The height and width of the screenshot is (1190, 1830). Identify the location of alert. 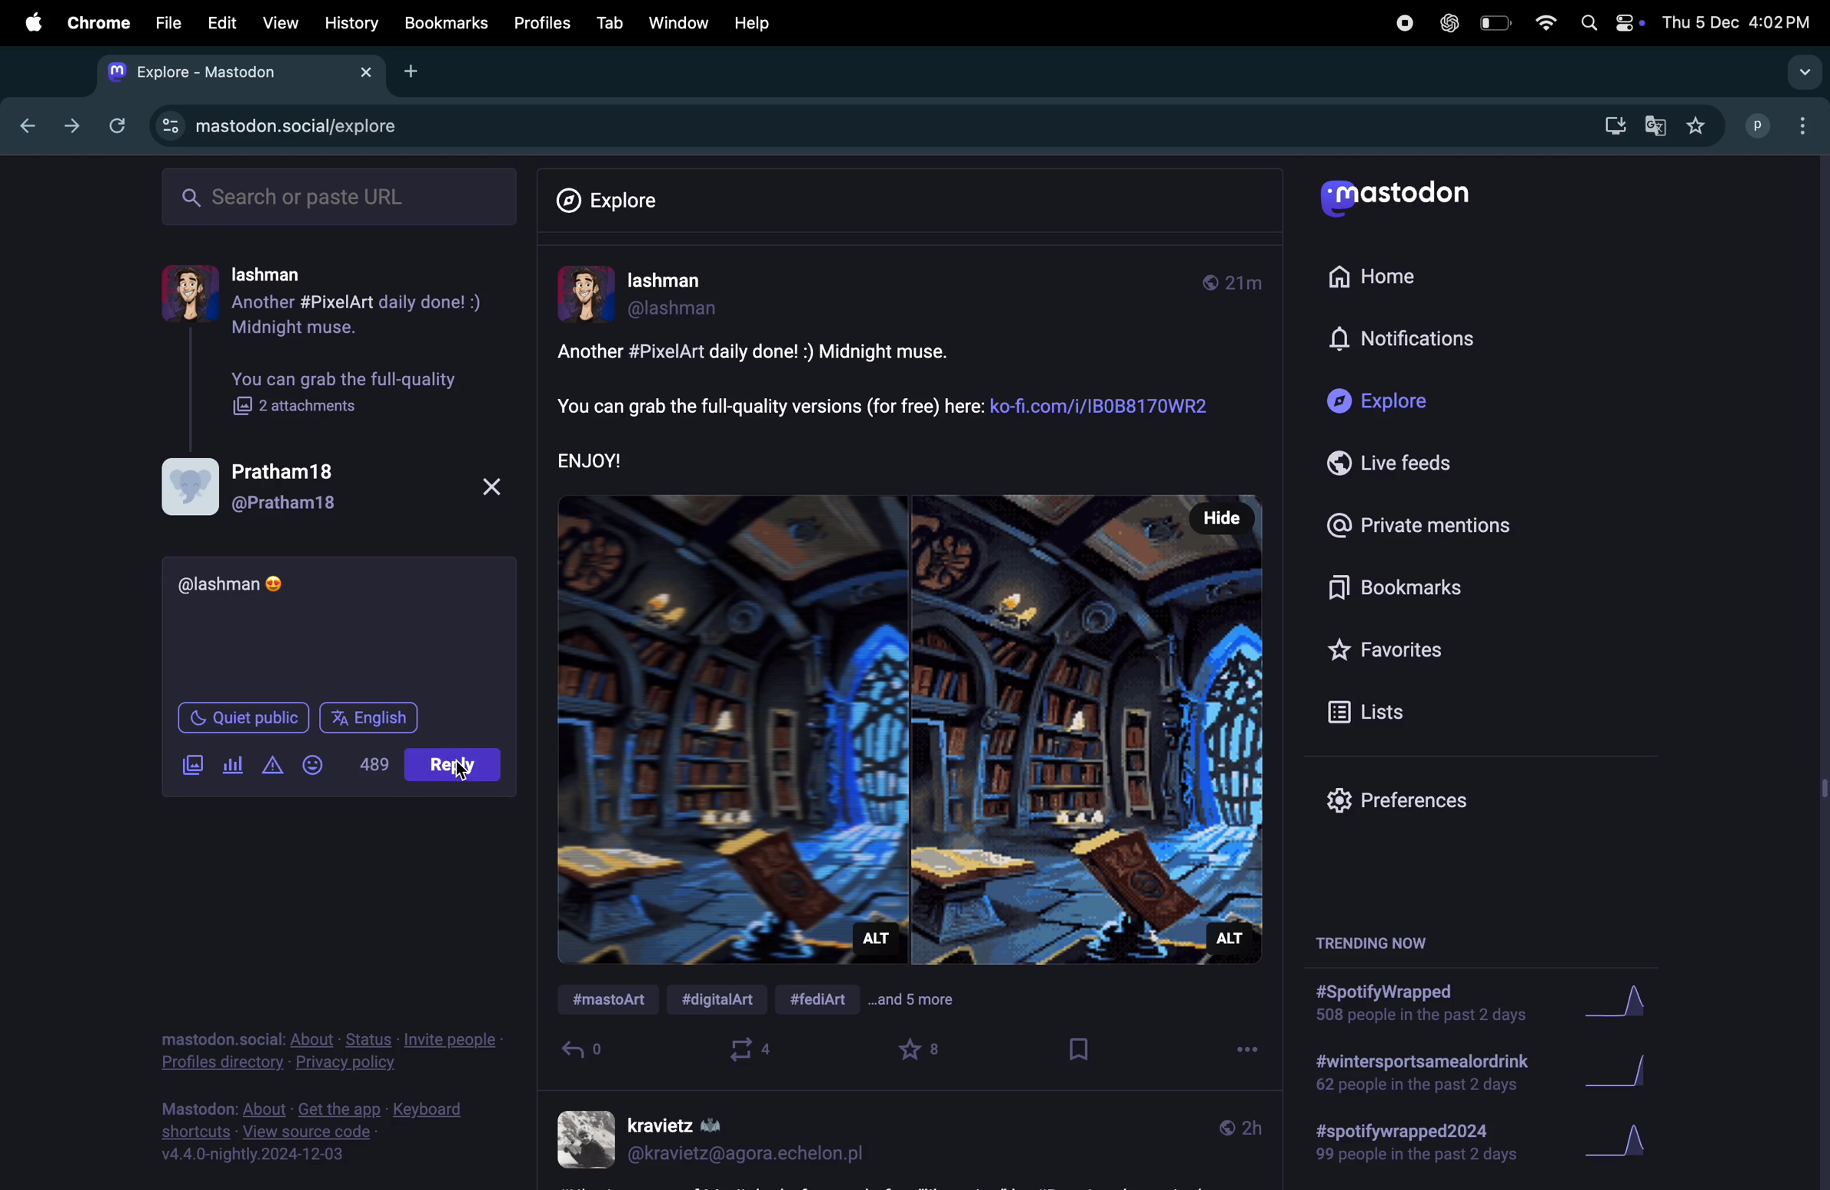
(271, 769).